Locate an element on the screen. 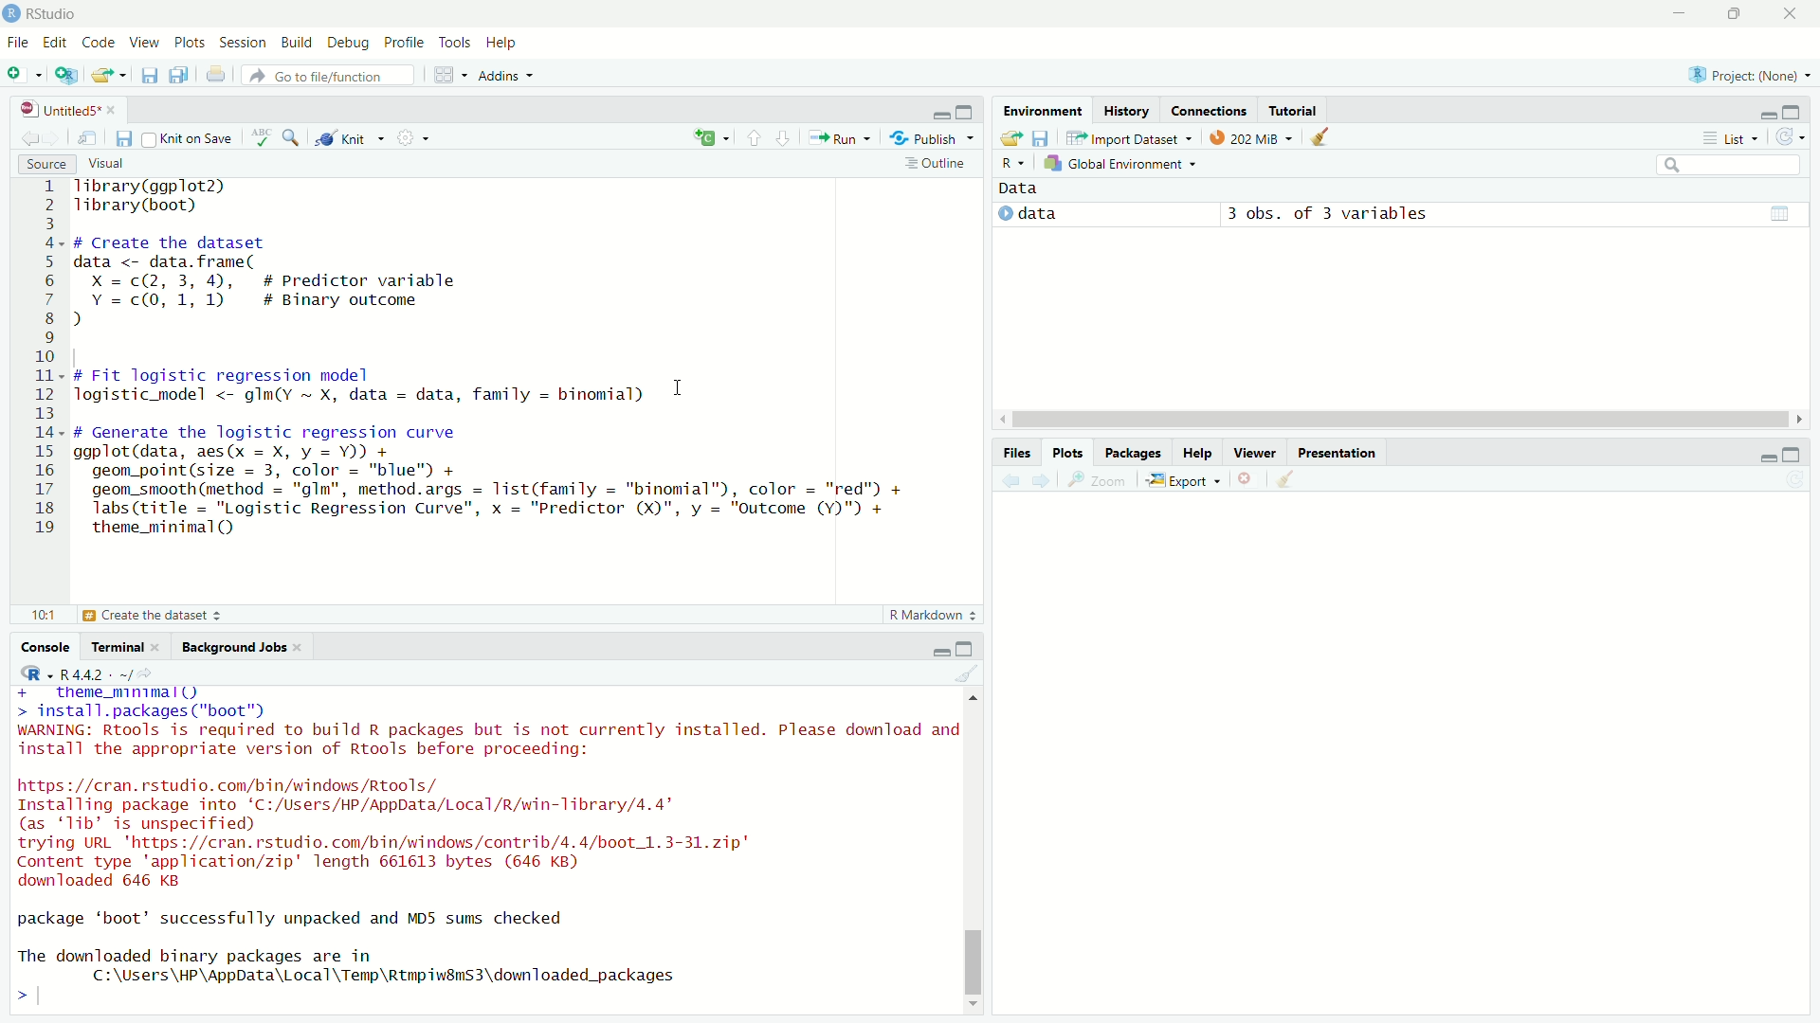 This screenshot has width=1820, height=1023. Save current document is located at coordinates (124, 139).